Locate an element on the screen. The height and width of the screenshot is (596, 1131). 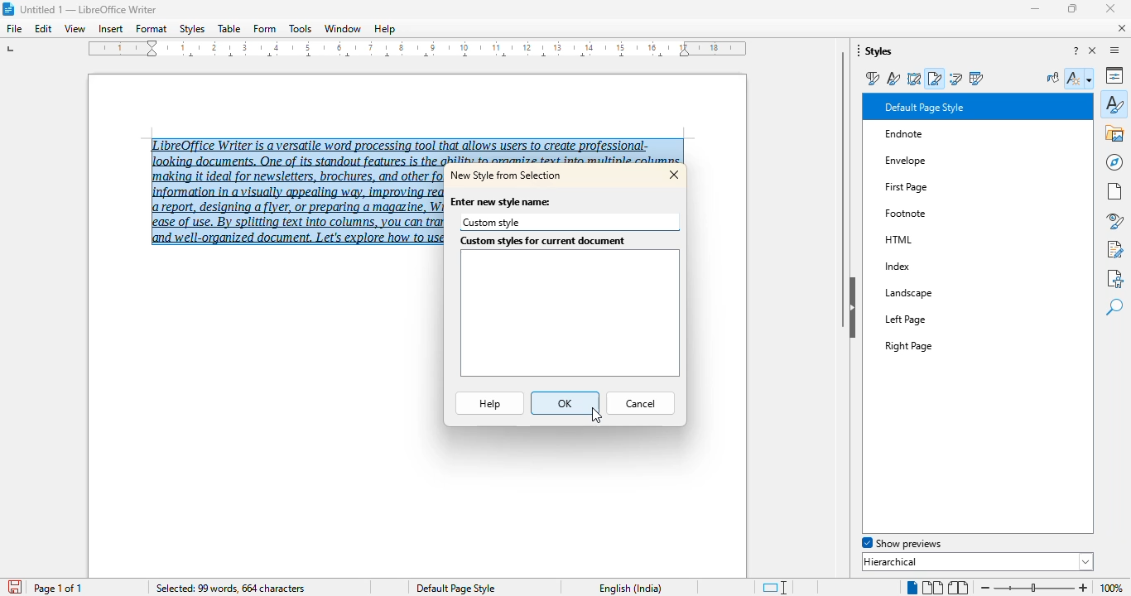
help is located at coordinates (385, 29).